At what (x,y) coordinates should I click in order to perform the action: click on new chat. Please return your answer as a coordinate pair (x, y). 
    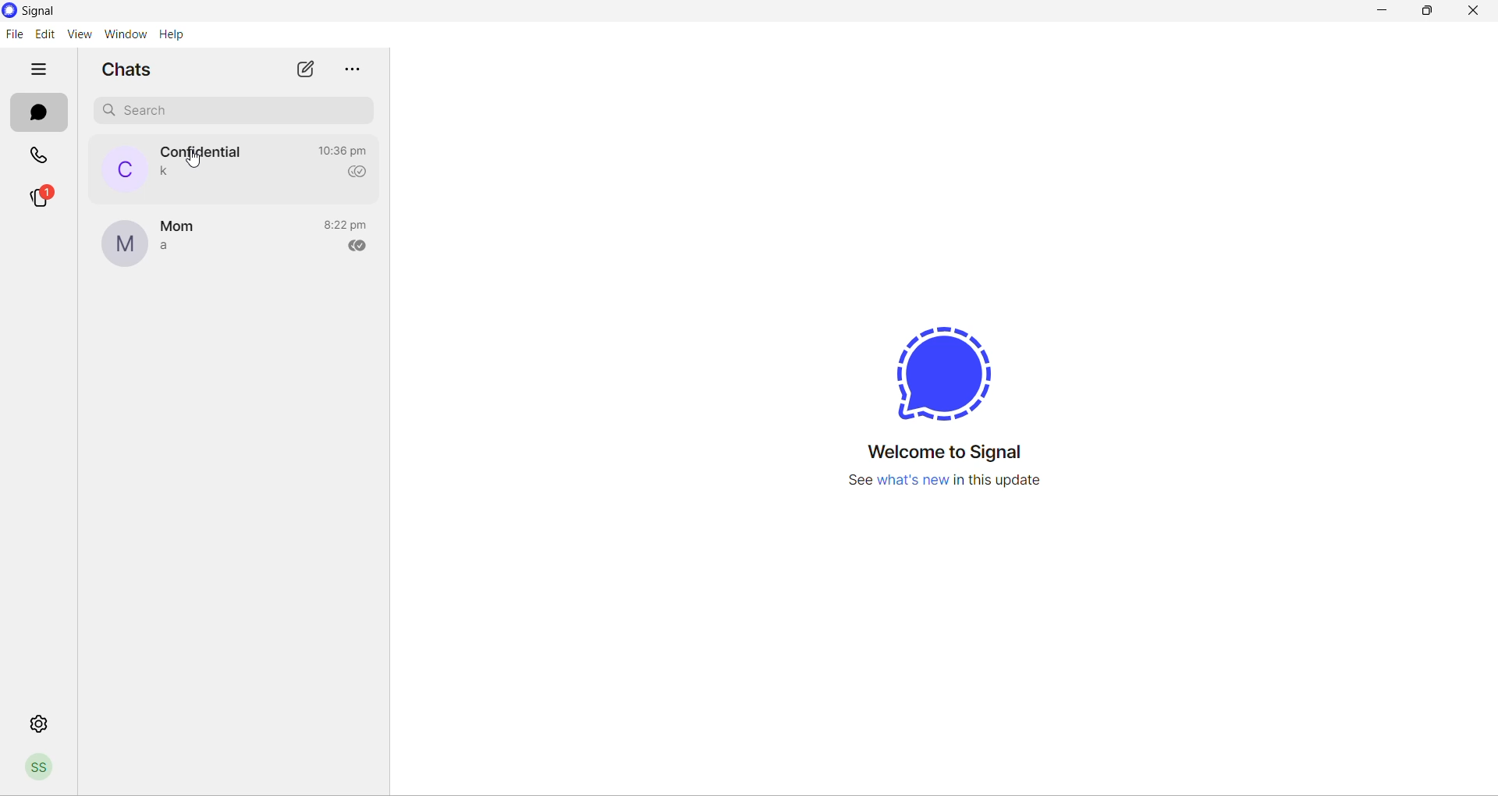
    Looking at the image, I should click on (303, 70).